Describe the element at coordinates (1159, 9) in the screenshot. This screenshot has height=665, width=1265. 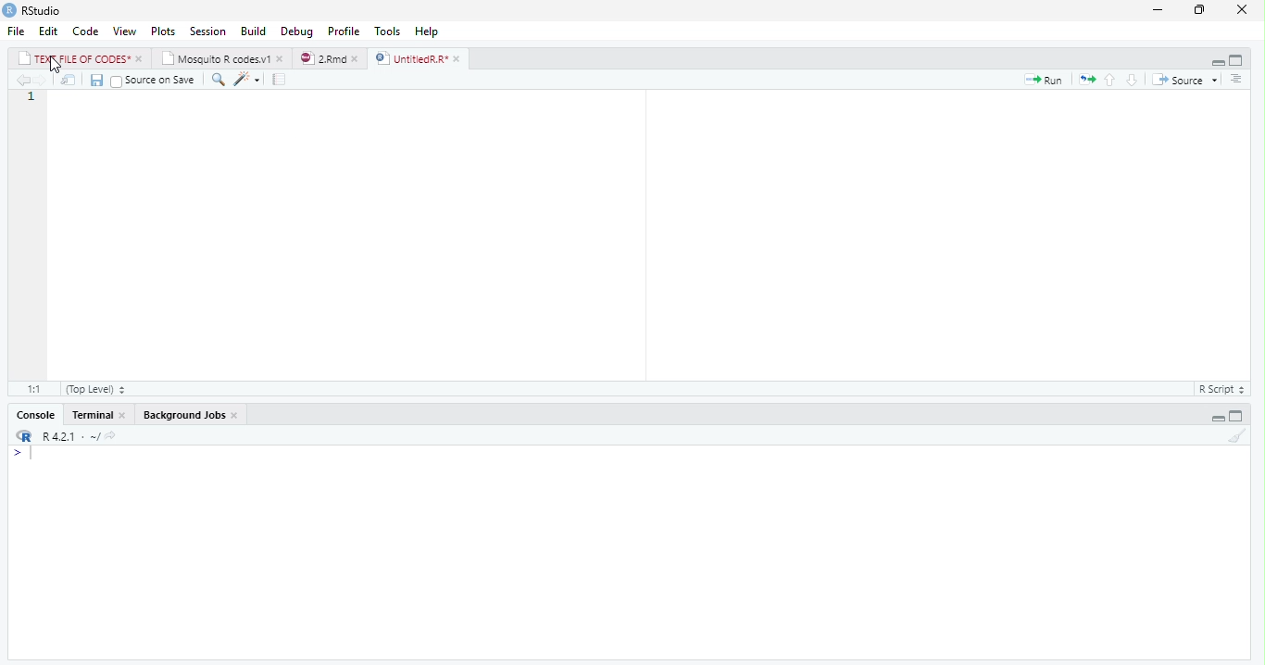
I see `Minimize` at that location.